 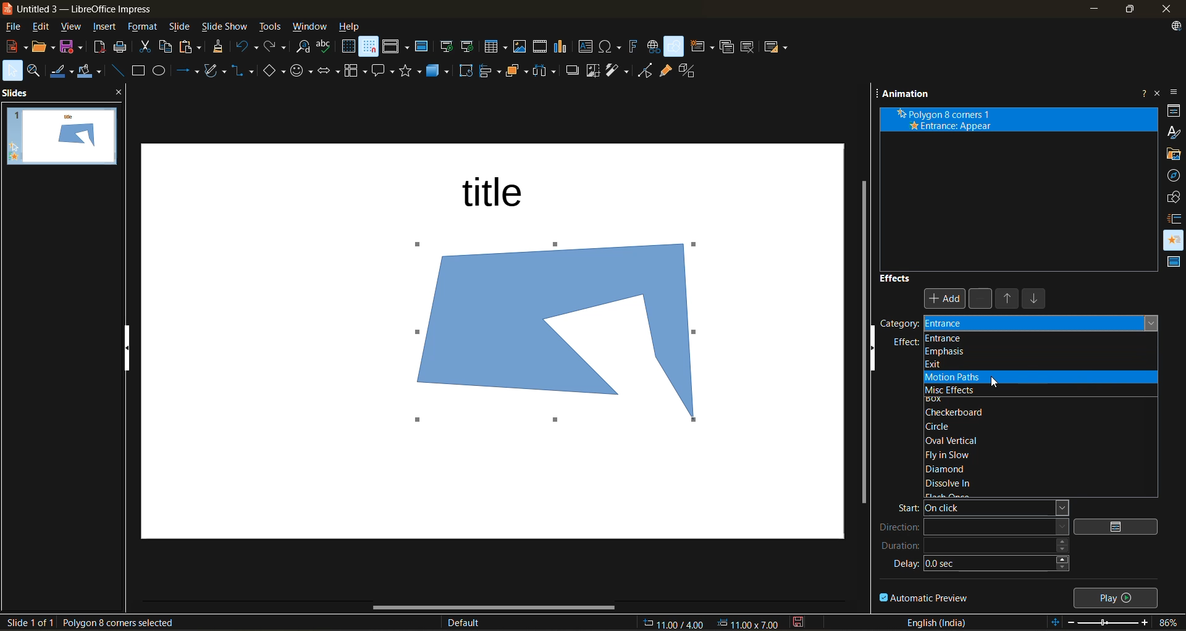 What do you see at coordinates (98, 7) in the screenshot?
I see `untitled 3 - LibreOffice Impress` at bounding box center [98, 7].